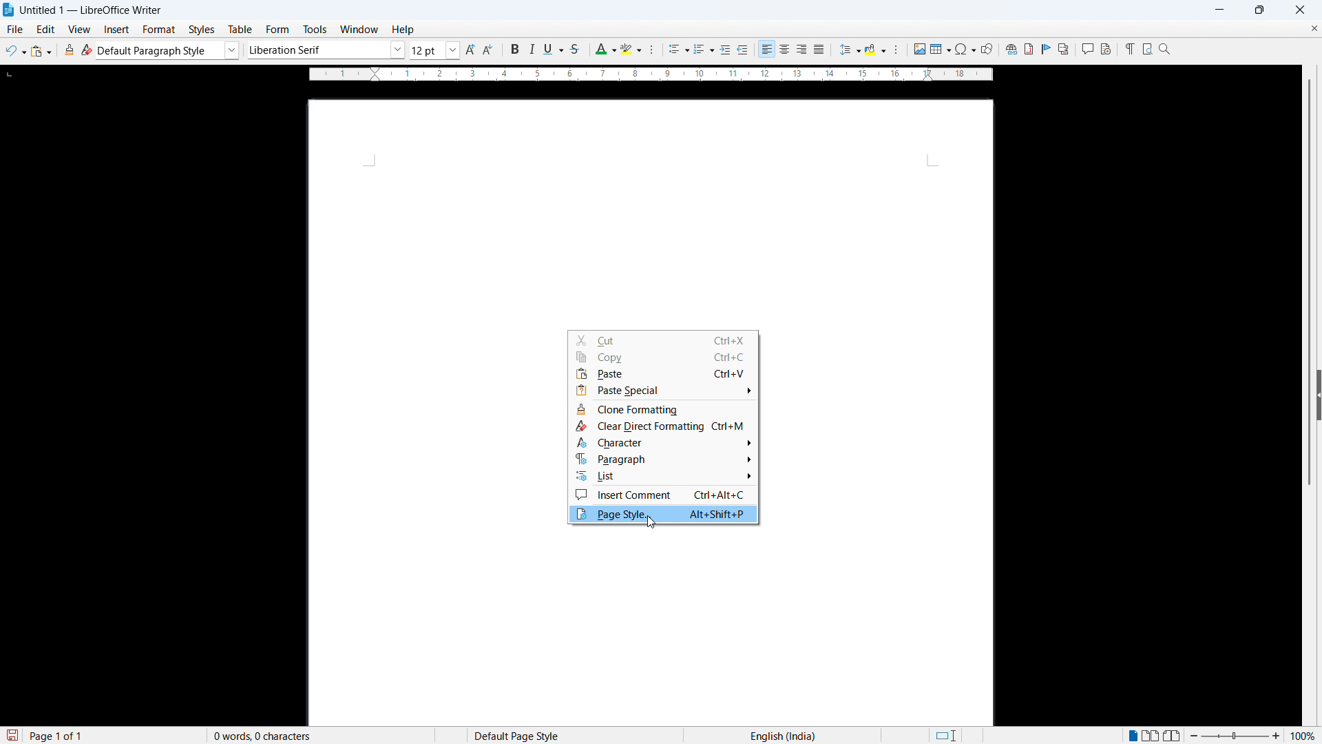  I want to click on Format , so click(159, 29).